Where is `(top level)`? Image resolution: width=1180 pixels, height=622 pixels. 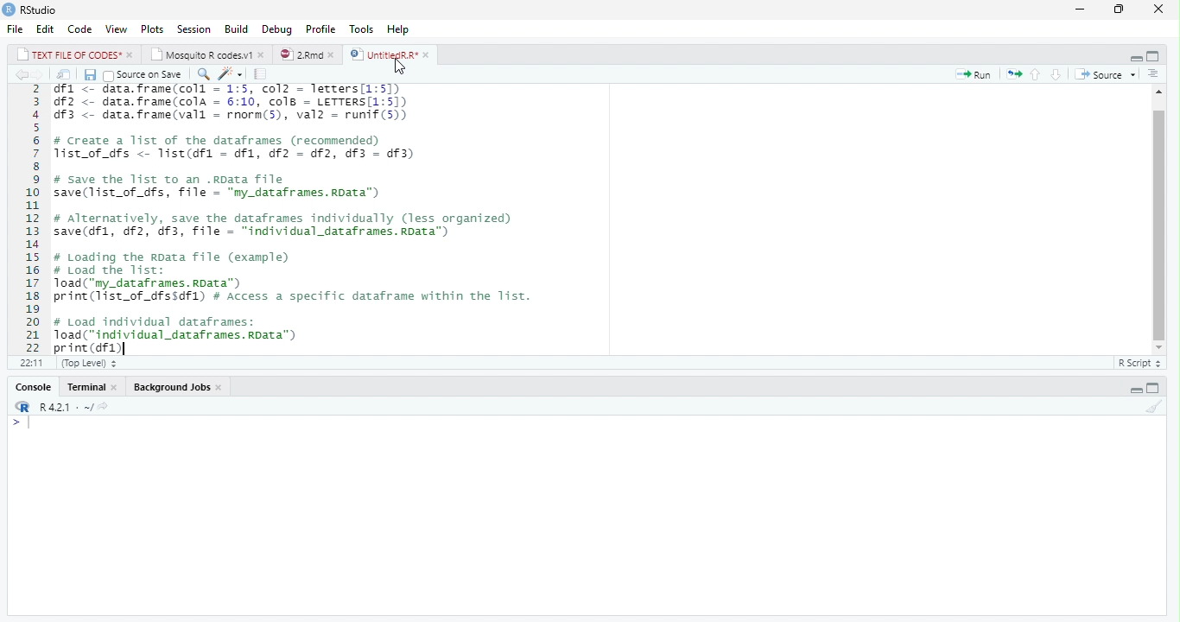
(top level) is located at coordinates (87, 363).